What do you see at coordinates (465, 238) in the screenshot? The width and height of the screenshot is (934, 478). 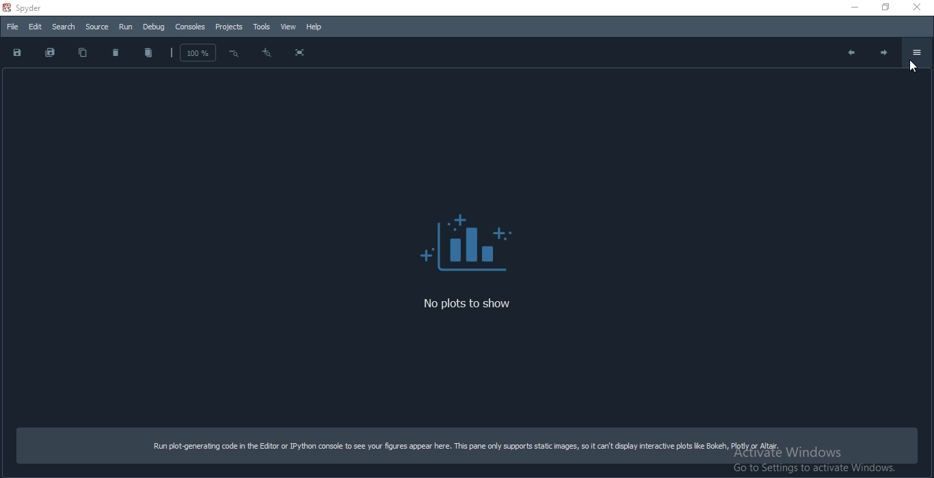 I see `image` at bounding box center [465, 238].